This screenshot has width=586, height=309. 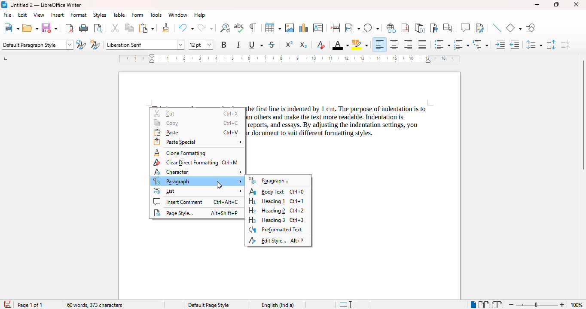 I want to click on insert endnote, so click(x=420, y=28).